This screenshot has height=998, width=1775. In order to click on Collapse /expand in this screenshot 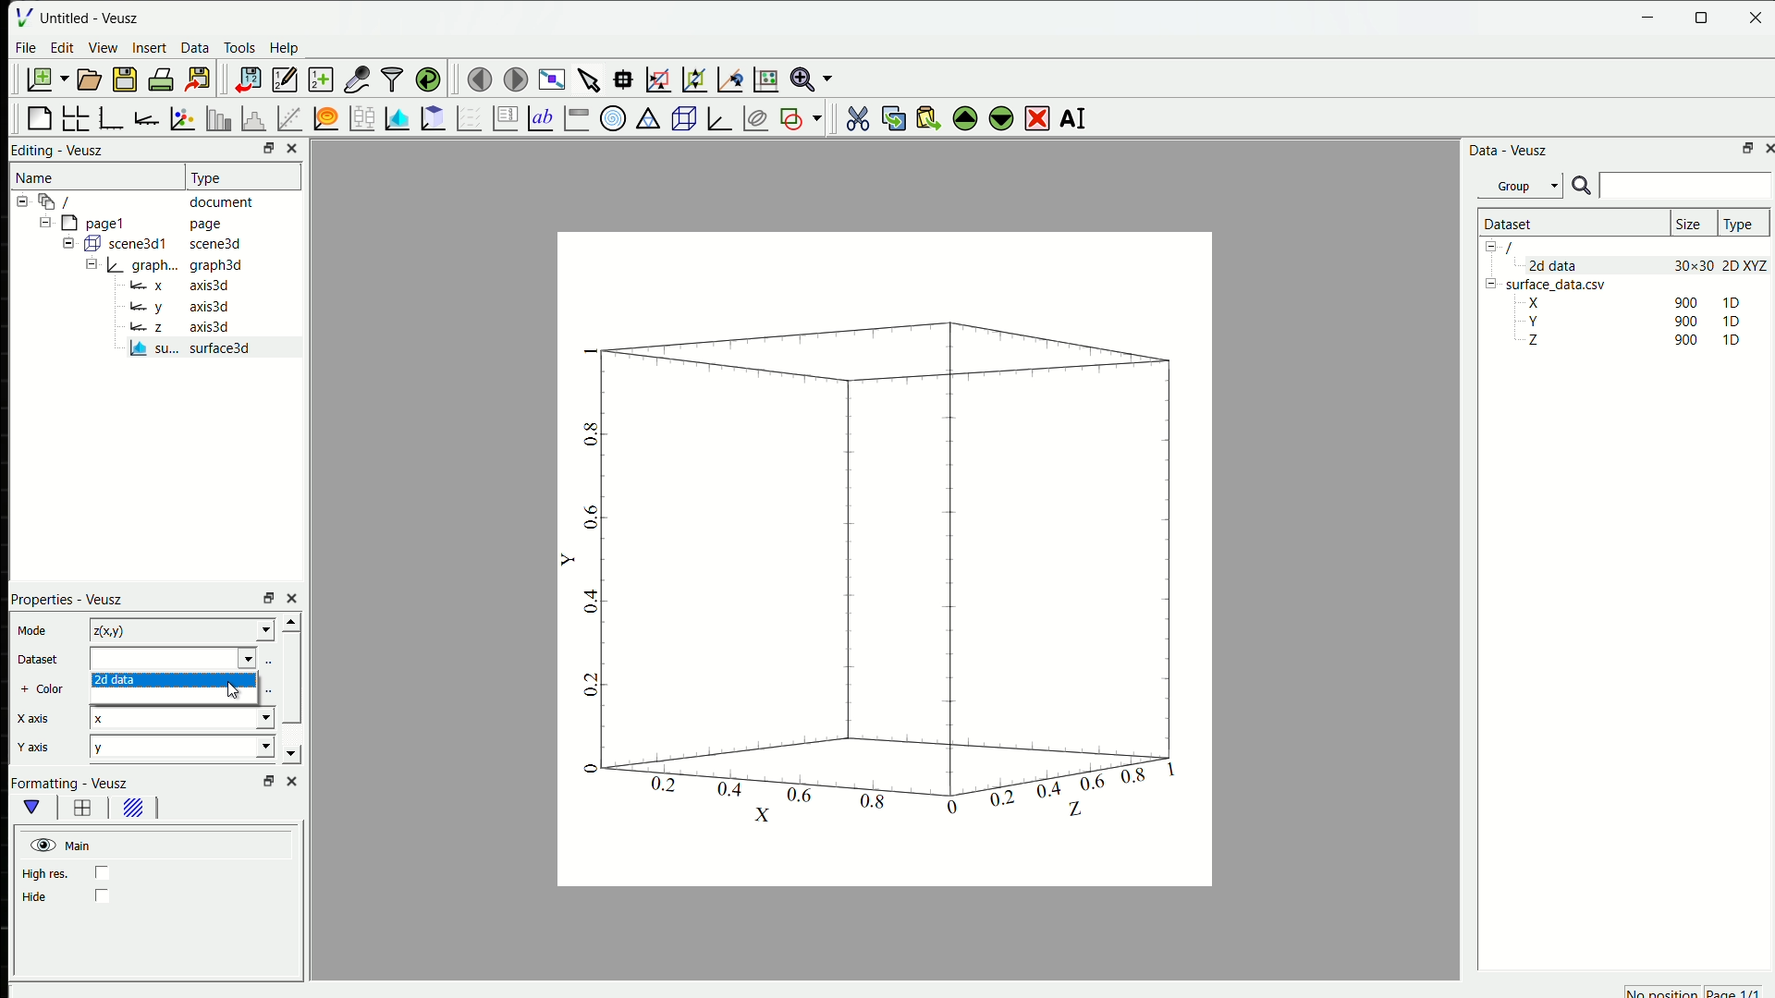, I will do `click(1490, 248)`.